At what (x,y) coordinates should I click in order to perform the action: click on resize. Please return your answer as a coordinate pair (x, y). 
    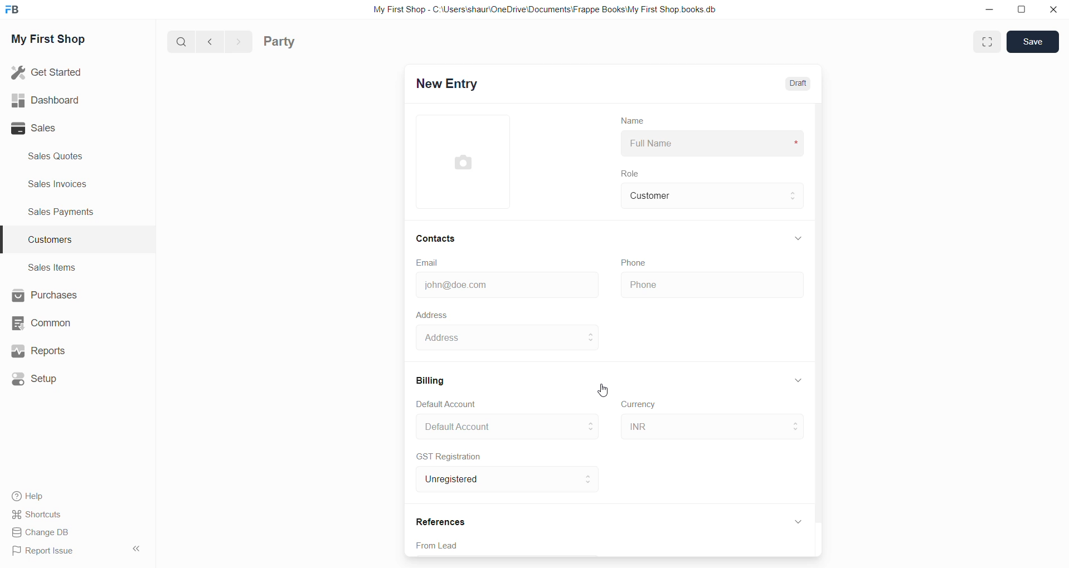
    Looking at the image, I should click on (1023, 11).